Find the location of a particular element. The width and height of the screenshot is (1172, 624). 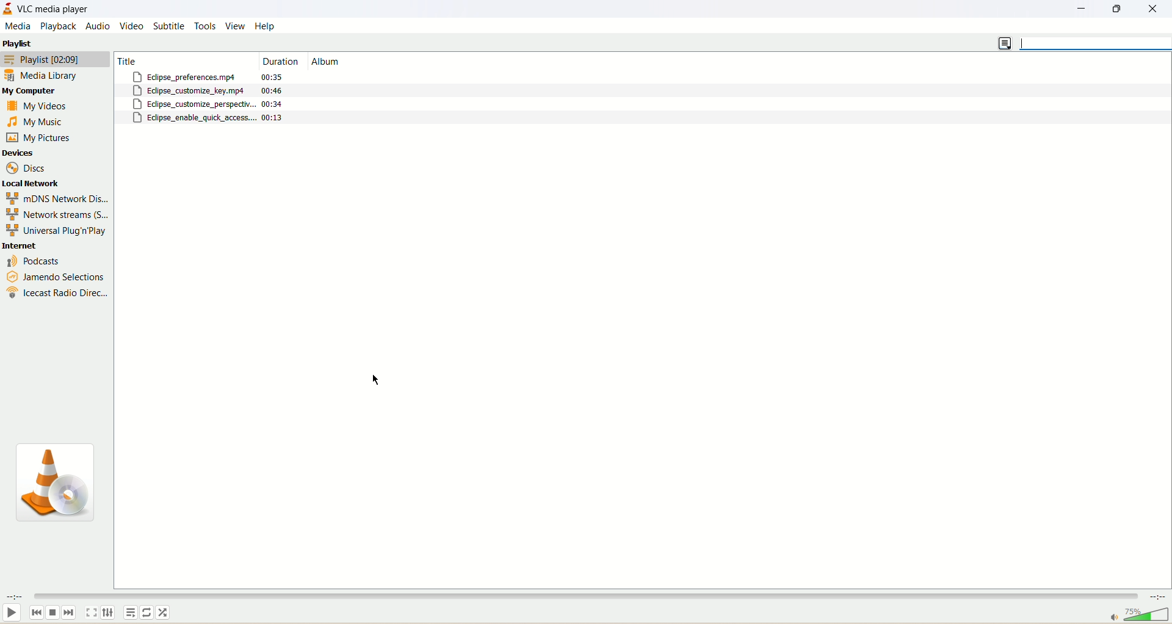

playlist is located at coordinates (54, 60).